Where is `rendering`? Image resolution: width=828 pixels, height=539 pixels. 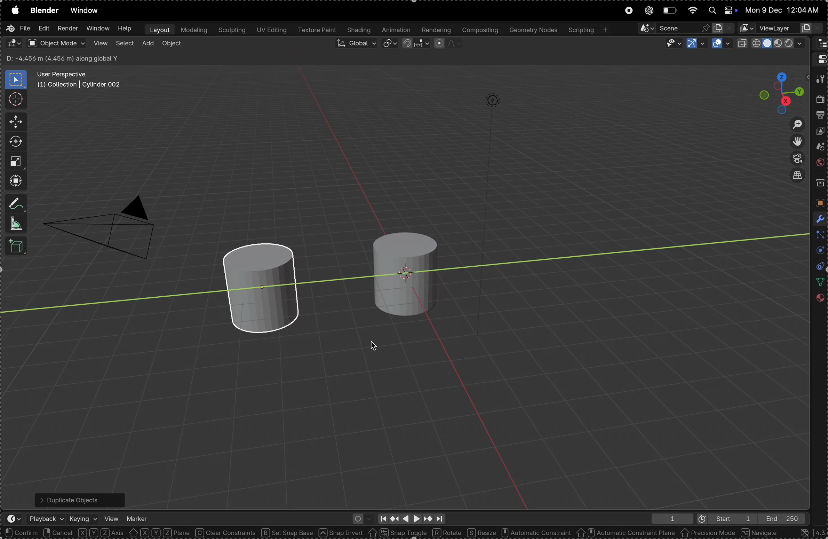 rendering is located at coordinates (435, 30).